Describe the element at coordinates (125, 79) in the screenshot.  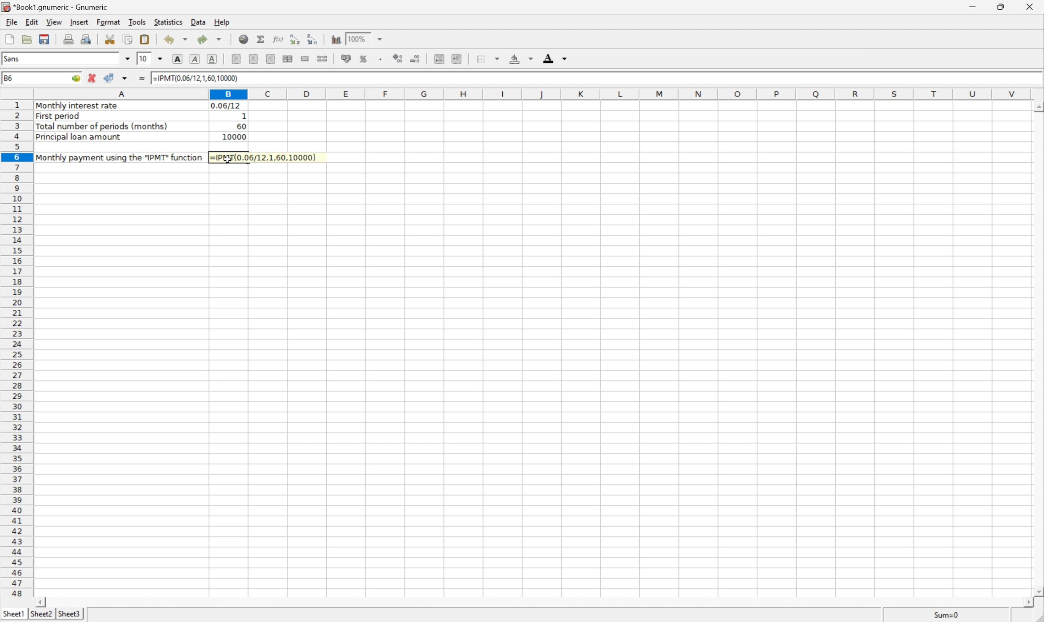
I see `Accept changes in multiple cells` at that location.